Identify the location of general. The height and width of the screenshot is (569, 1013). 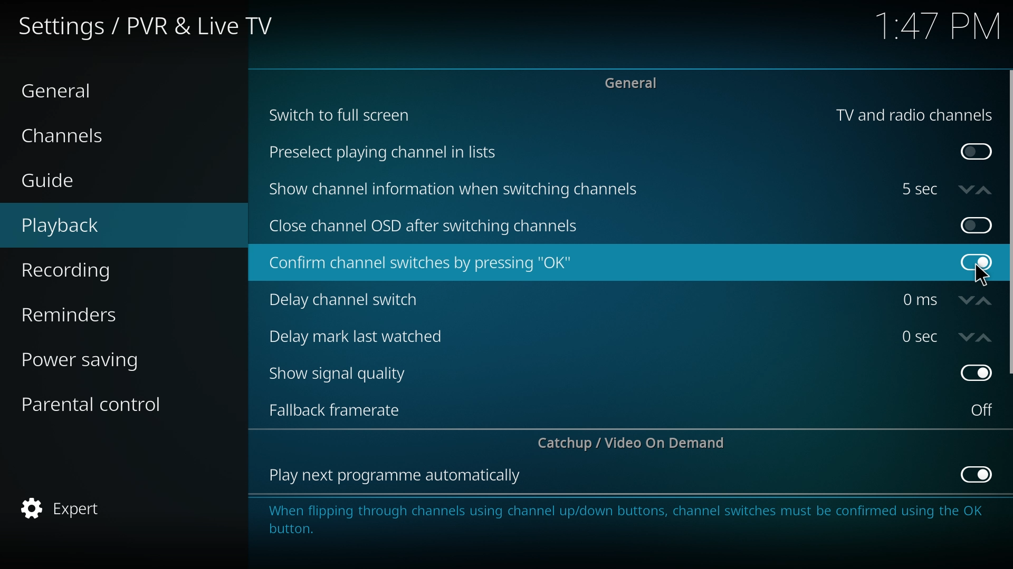
(635, 82).